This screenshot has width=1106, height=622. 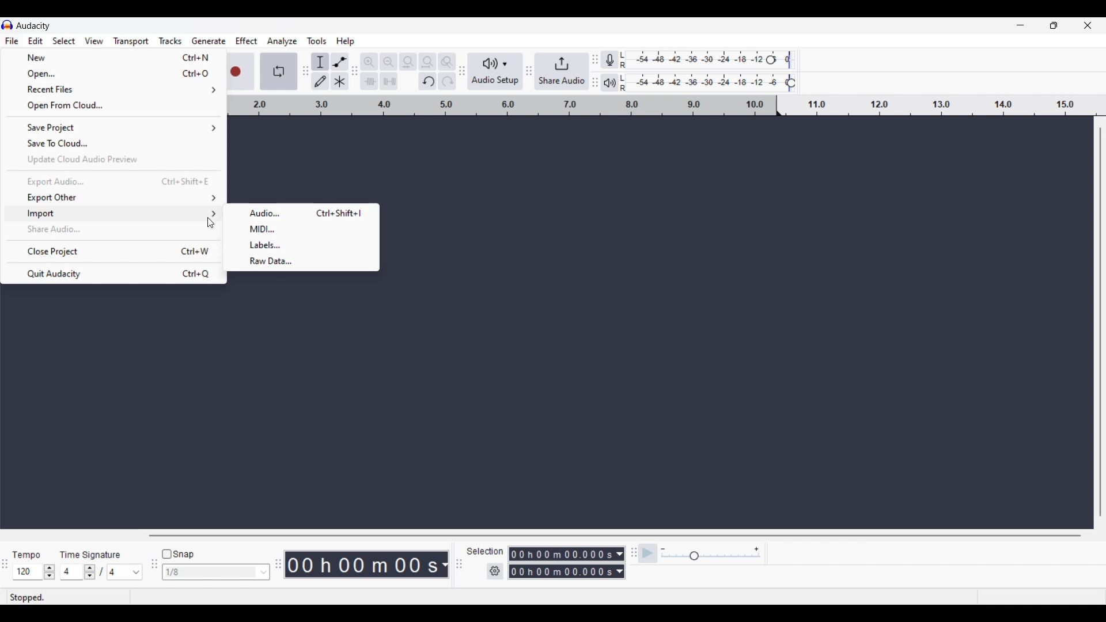 What do you see at coordinates (171, 41) in the screenshot?
I see `Tracks menu` at bounding box center [171, 41].